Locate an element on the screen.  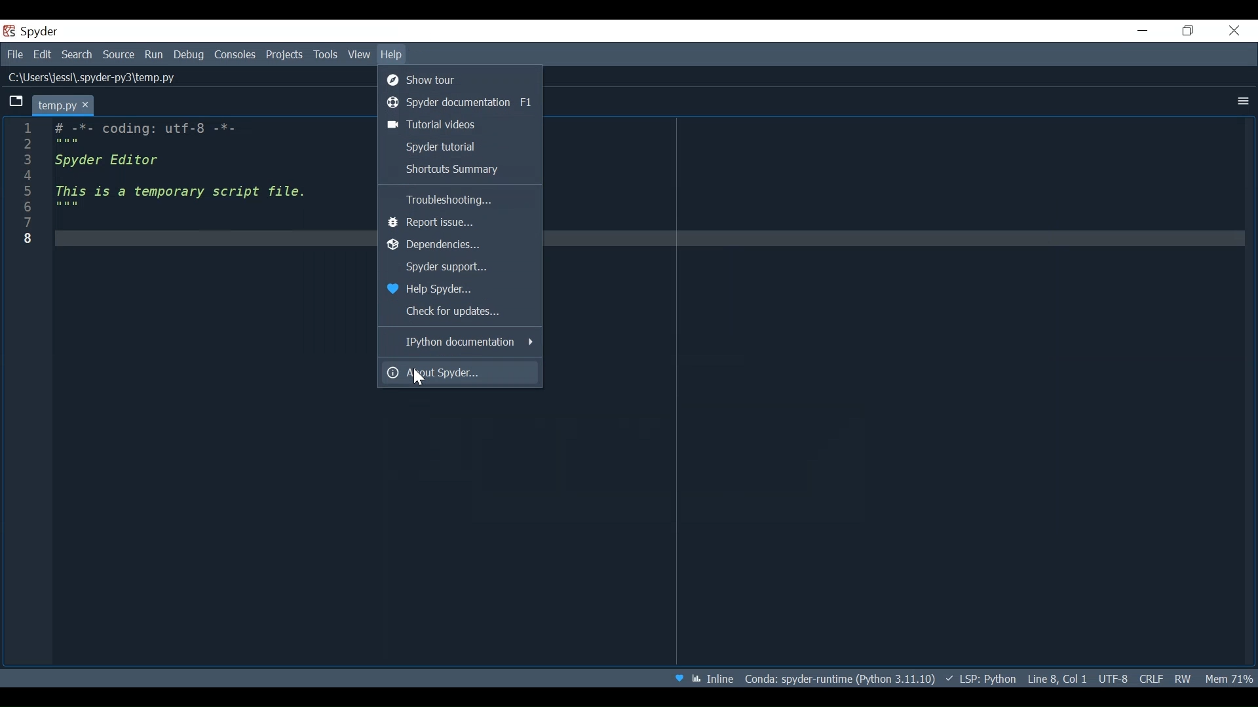
File Permissions is located at coordinates (1183, 679).